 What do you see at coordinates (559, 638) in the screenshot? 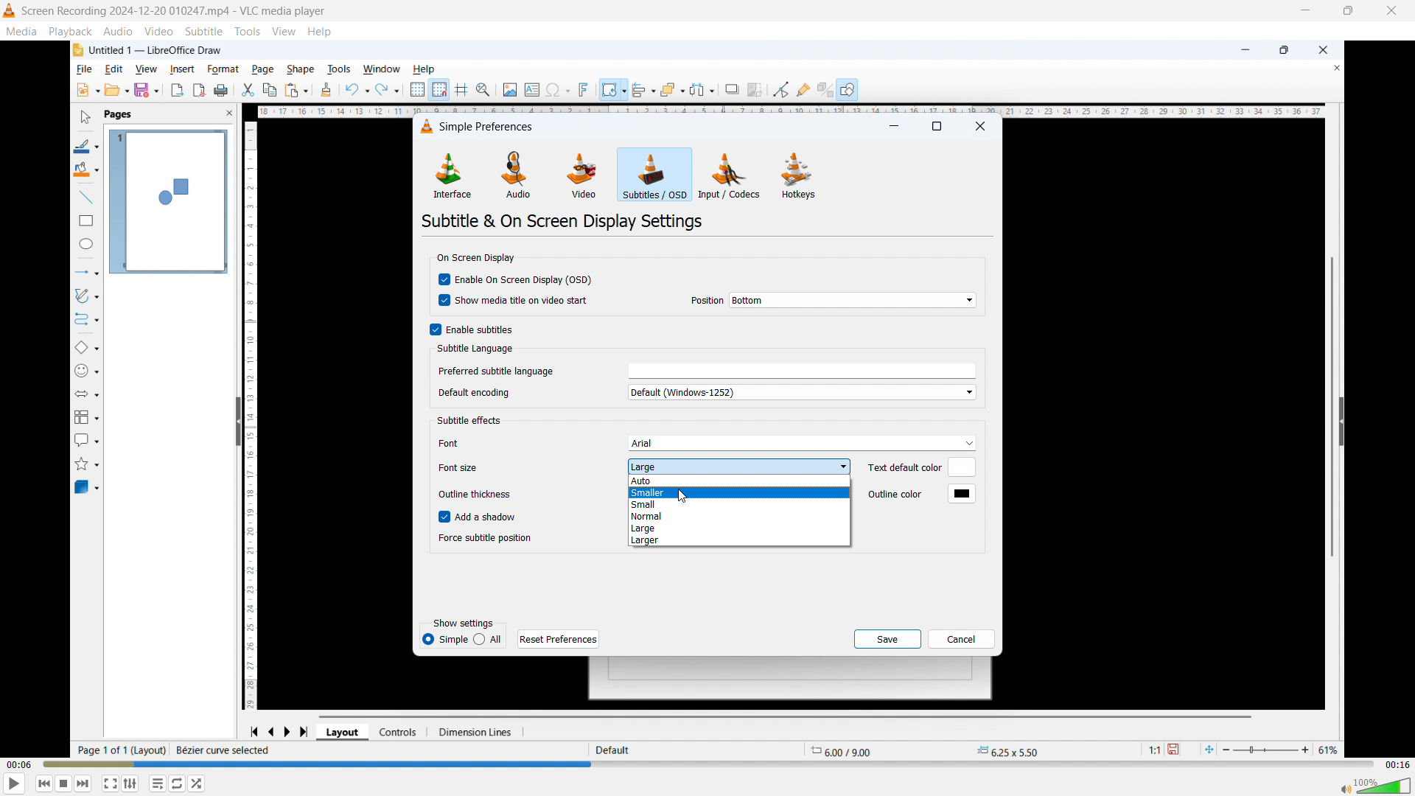
I see `Reset preferences` at bounding box center [559, 638].